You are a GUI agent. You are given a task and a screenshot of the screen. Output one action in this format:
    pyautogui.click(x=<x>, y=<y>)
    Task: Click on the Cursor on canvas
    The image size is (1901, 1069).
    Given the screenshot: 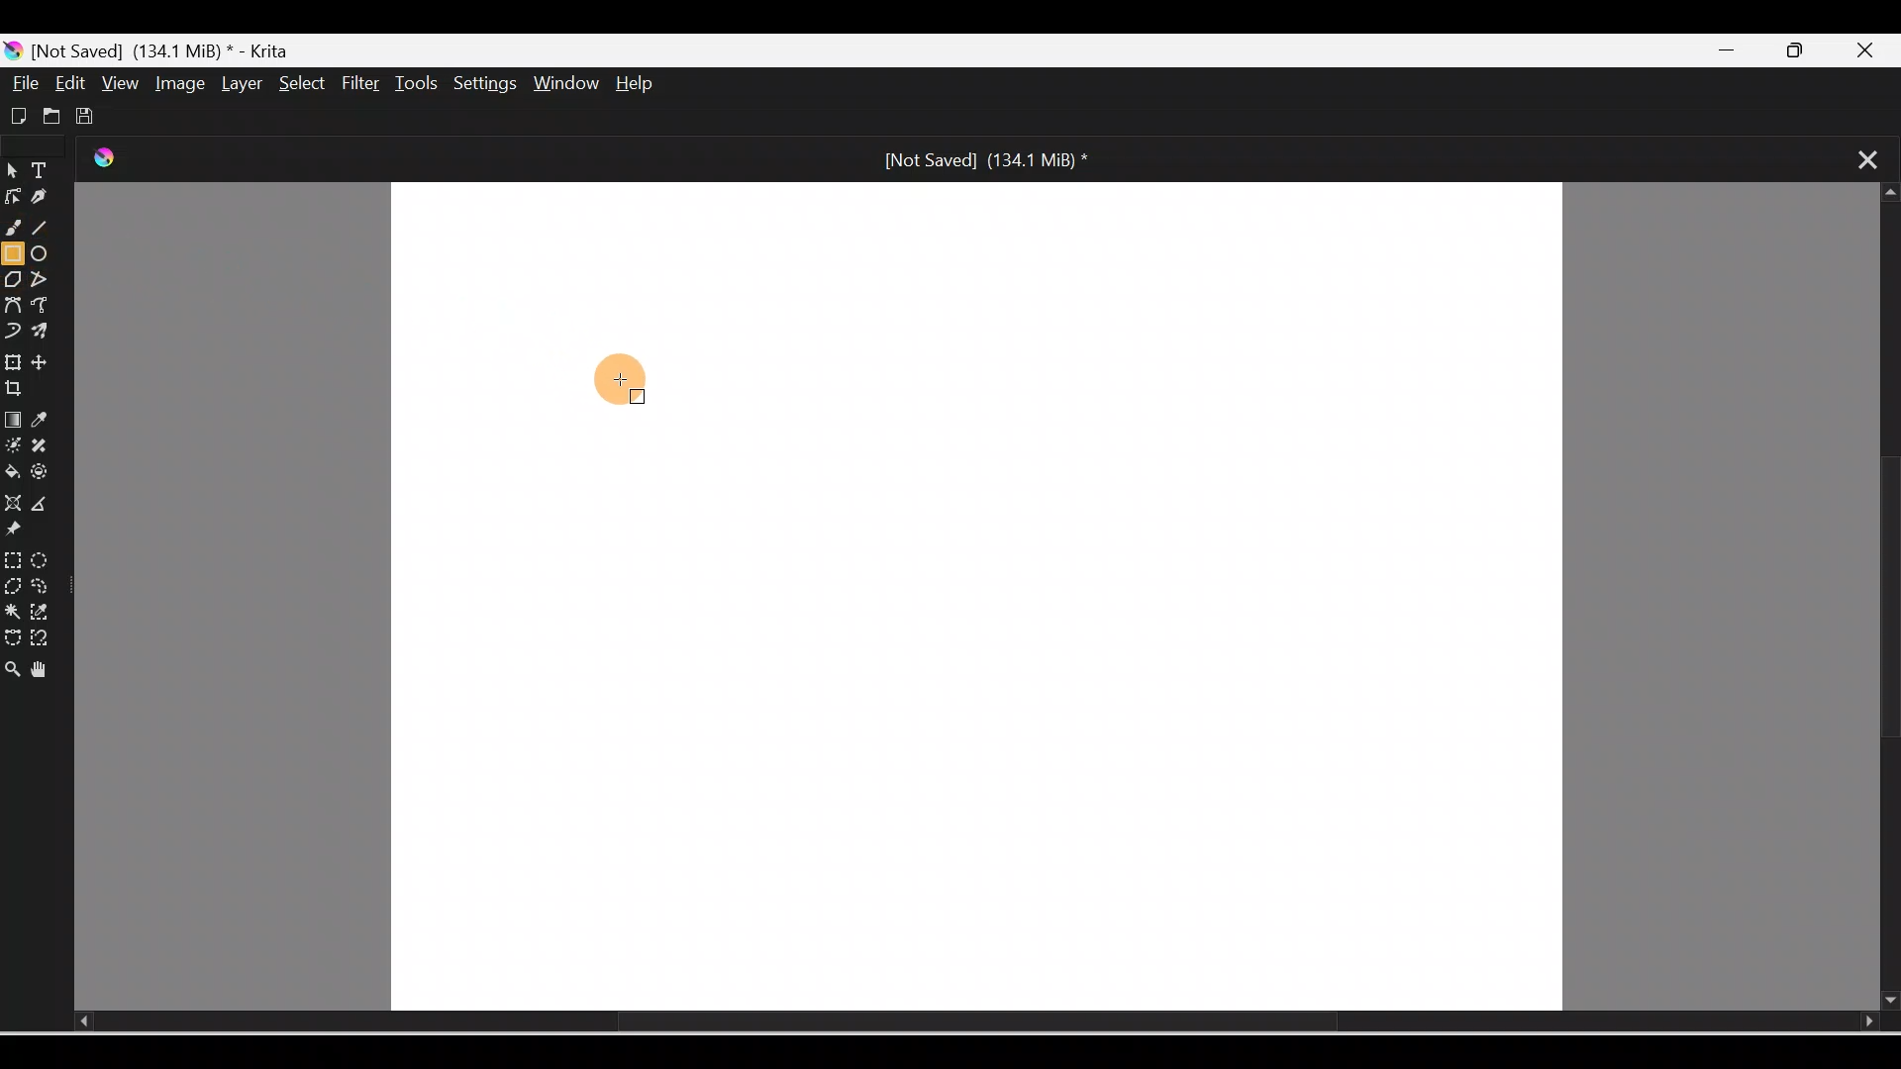 What is the action you would take?
    pyautogui.click(x=626, y=385)
    